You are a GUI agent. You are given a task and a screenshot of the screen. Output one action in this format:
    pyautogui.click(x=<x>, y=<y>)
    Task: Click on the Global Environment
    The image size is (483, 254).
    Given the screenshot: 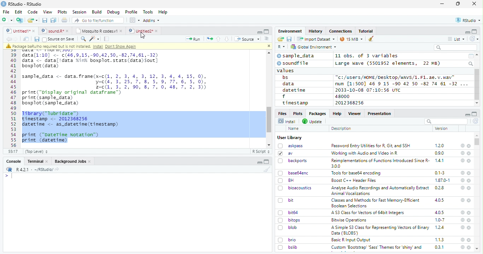 What is the action you would take?
    pyautogui.click(x=314, y=46)
    